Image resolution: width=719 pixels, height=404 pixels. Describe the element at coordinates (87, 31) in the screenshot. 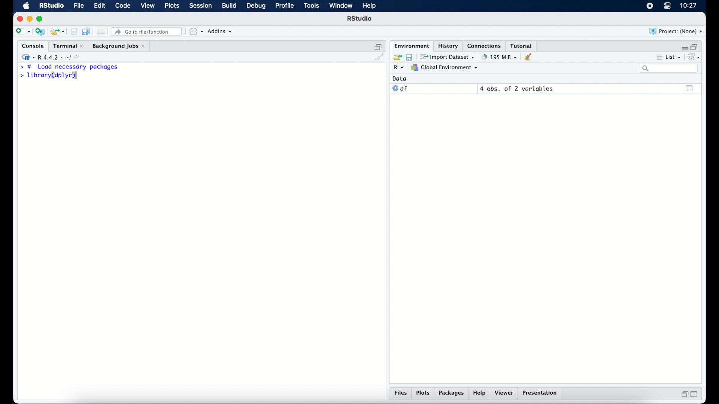

I see `save all documents ` at that location.